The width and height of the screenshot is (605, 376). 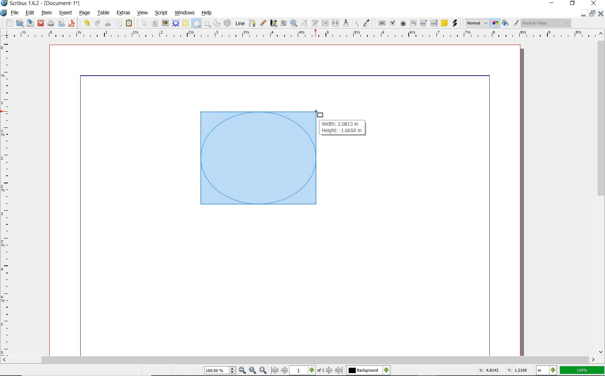 What do you see at coordinates (263, 22) in the screenshot?
I see `FREEHAND LINE` at bounding box center [263, 22].